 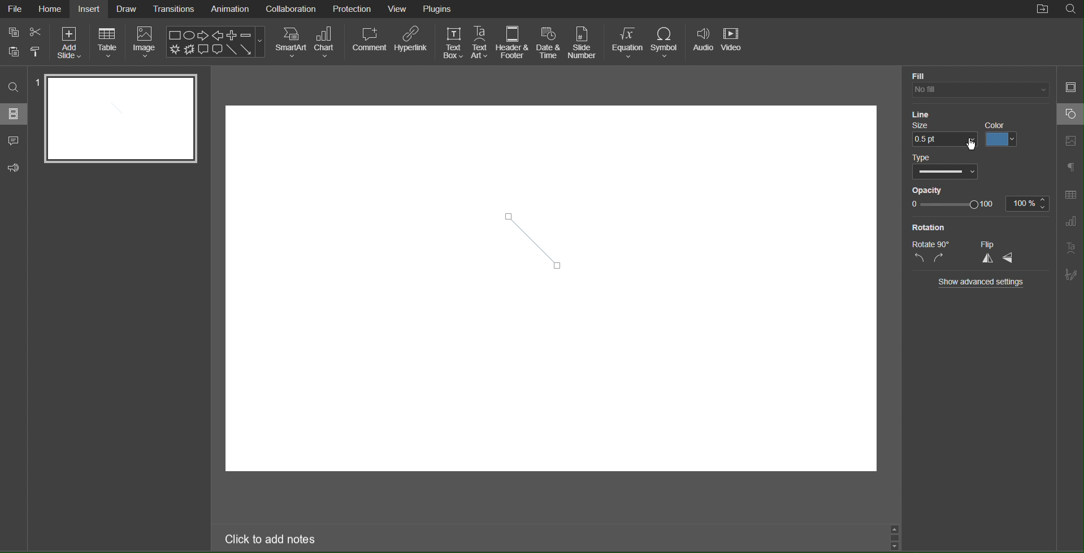 I want to click on Opacity, so click(x=926, y=189).